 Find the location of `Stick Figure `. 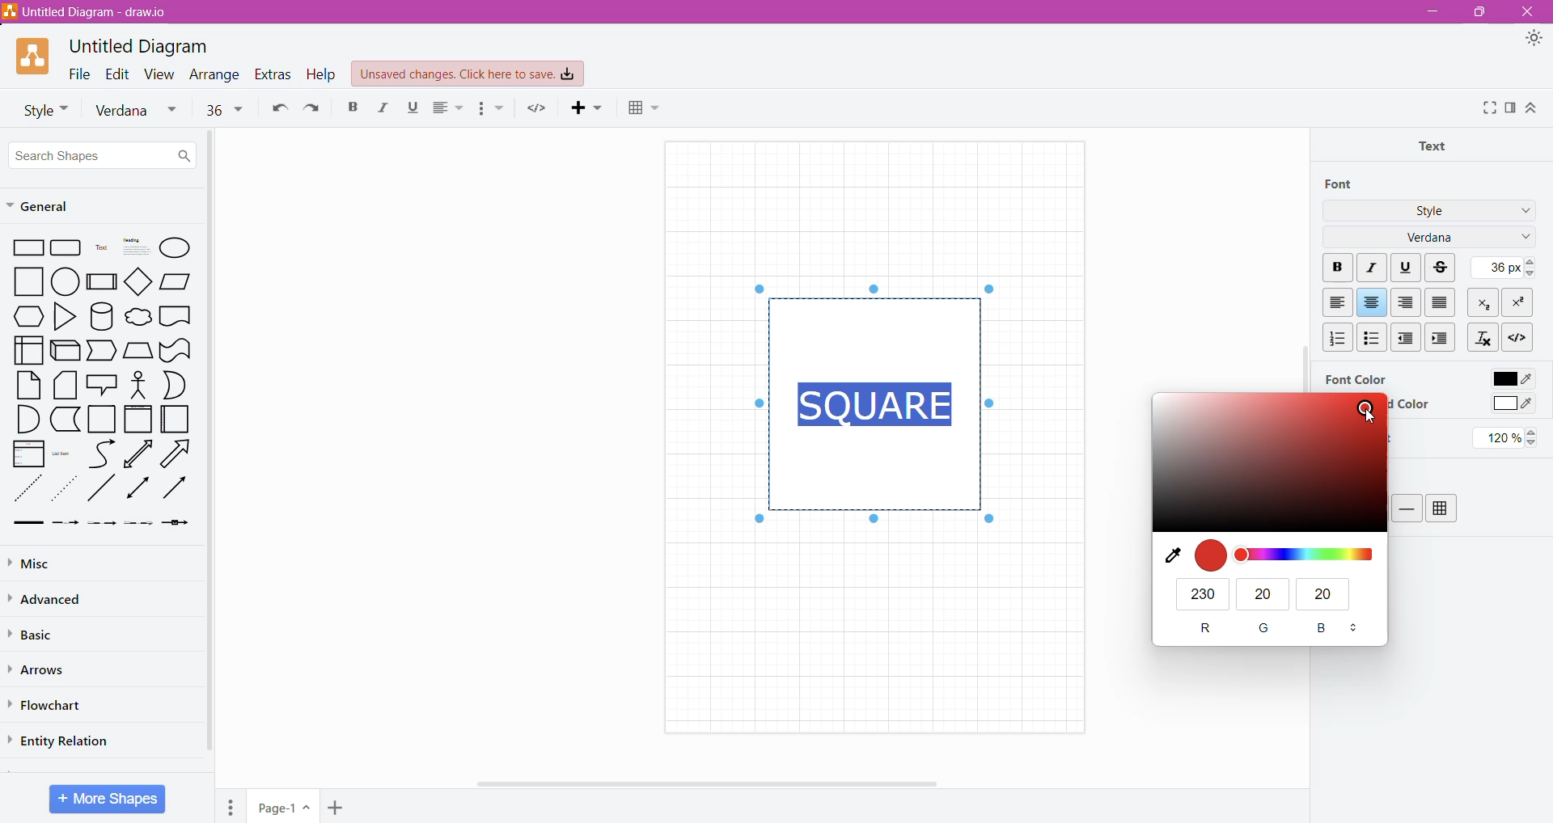

Stick Figure  is located at coordinates (139, 383).